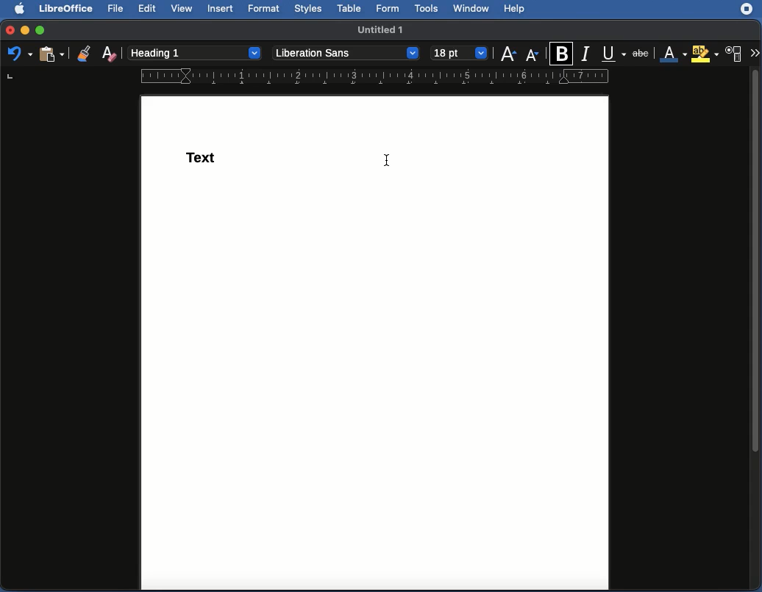  I want to click on Name, so click(382, 30).